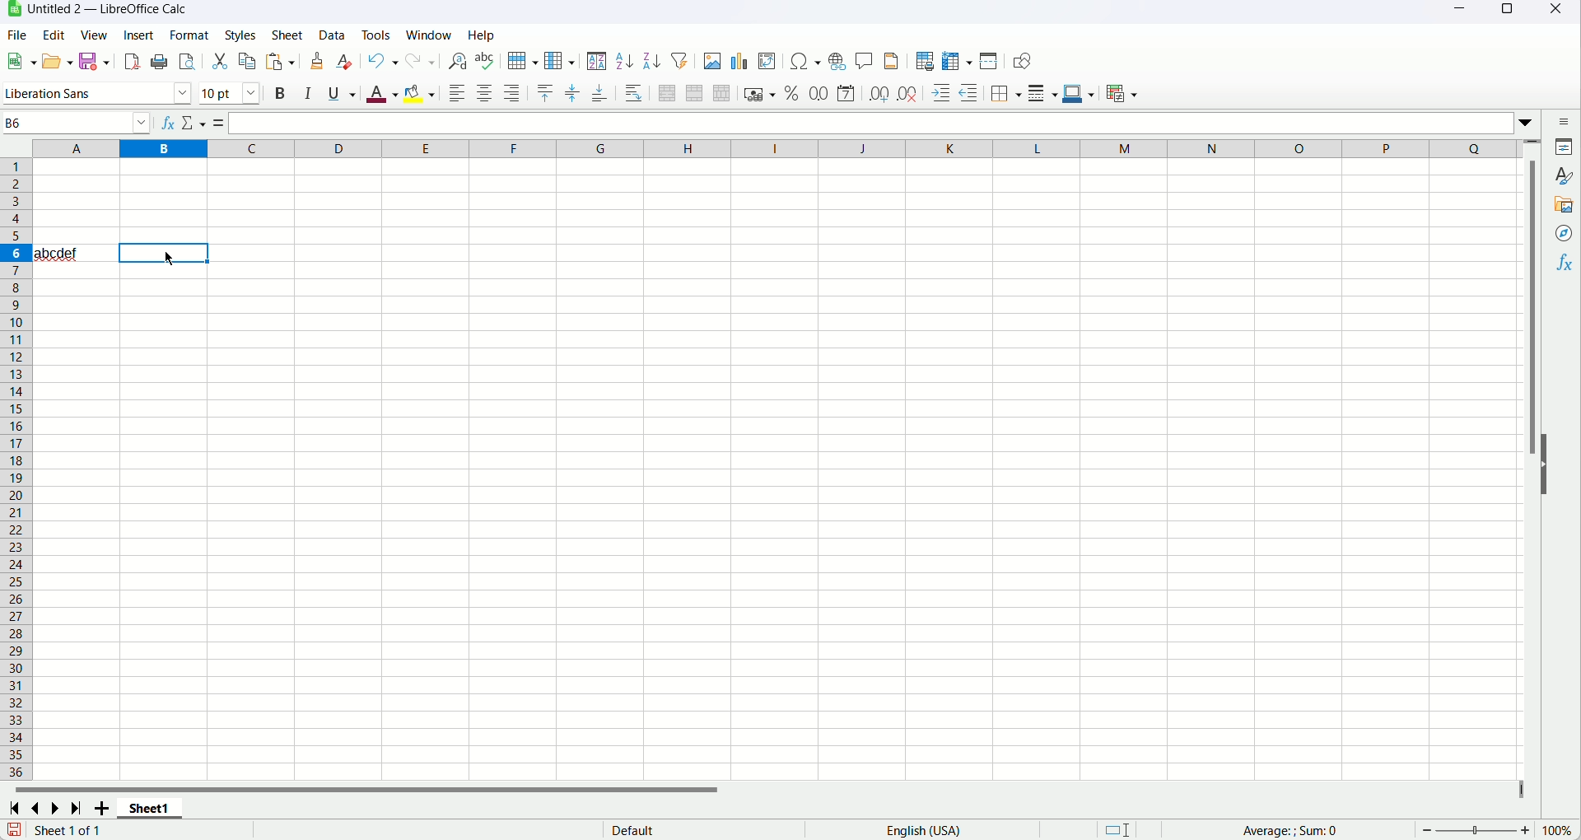  I want to click on underline, so click(343, 95).